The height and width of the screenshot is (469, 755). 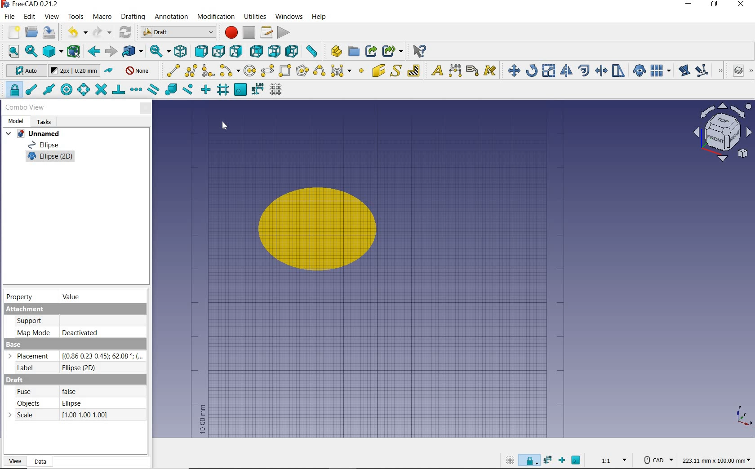 What do you see at coordinates (50, 34) in the screenshot?
I see `save` at bounding box center [50, 34].